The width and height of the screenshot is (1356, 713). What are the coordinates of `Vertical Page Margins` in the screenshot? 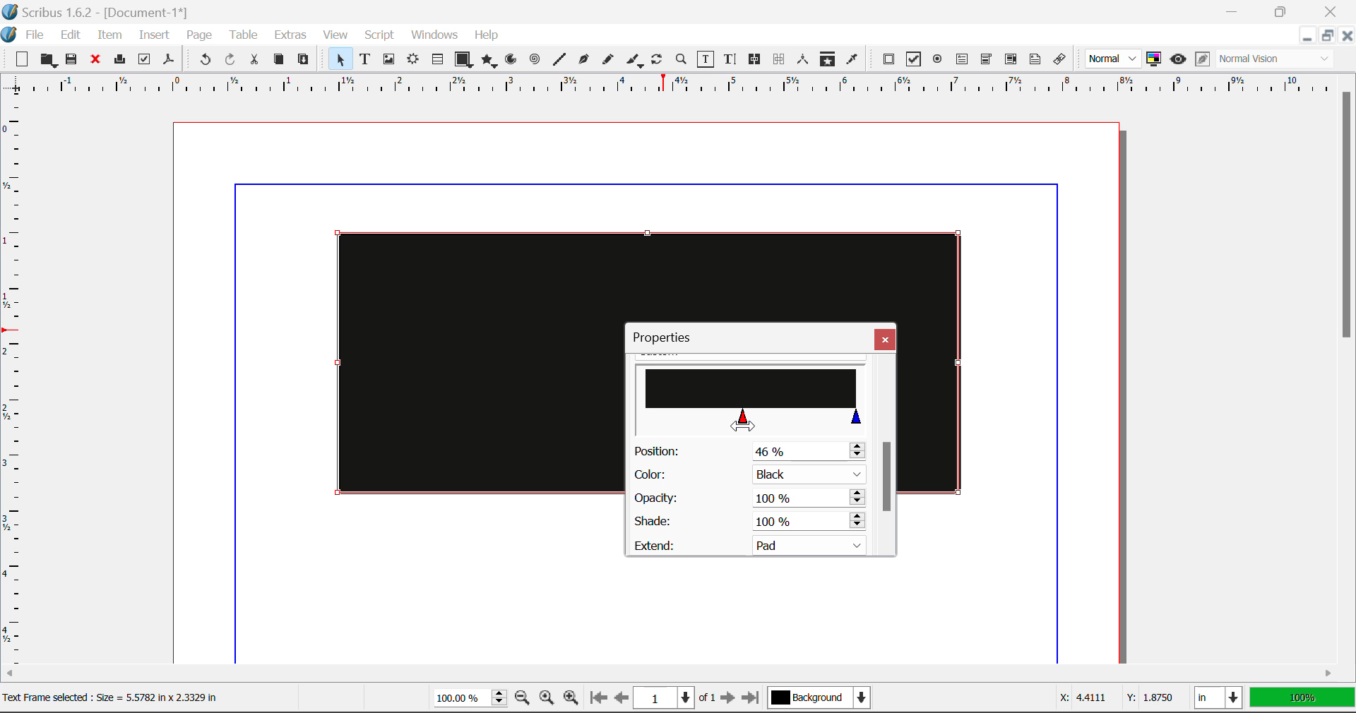 It's located at (677, 89).